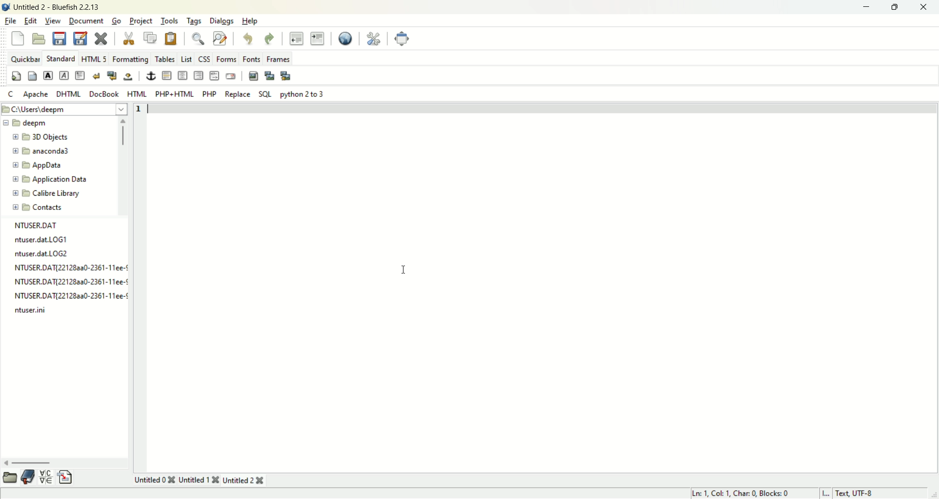  I want to click on formatting, so click(132, 58).